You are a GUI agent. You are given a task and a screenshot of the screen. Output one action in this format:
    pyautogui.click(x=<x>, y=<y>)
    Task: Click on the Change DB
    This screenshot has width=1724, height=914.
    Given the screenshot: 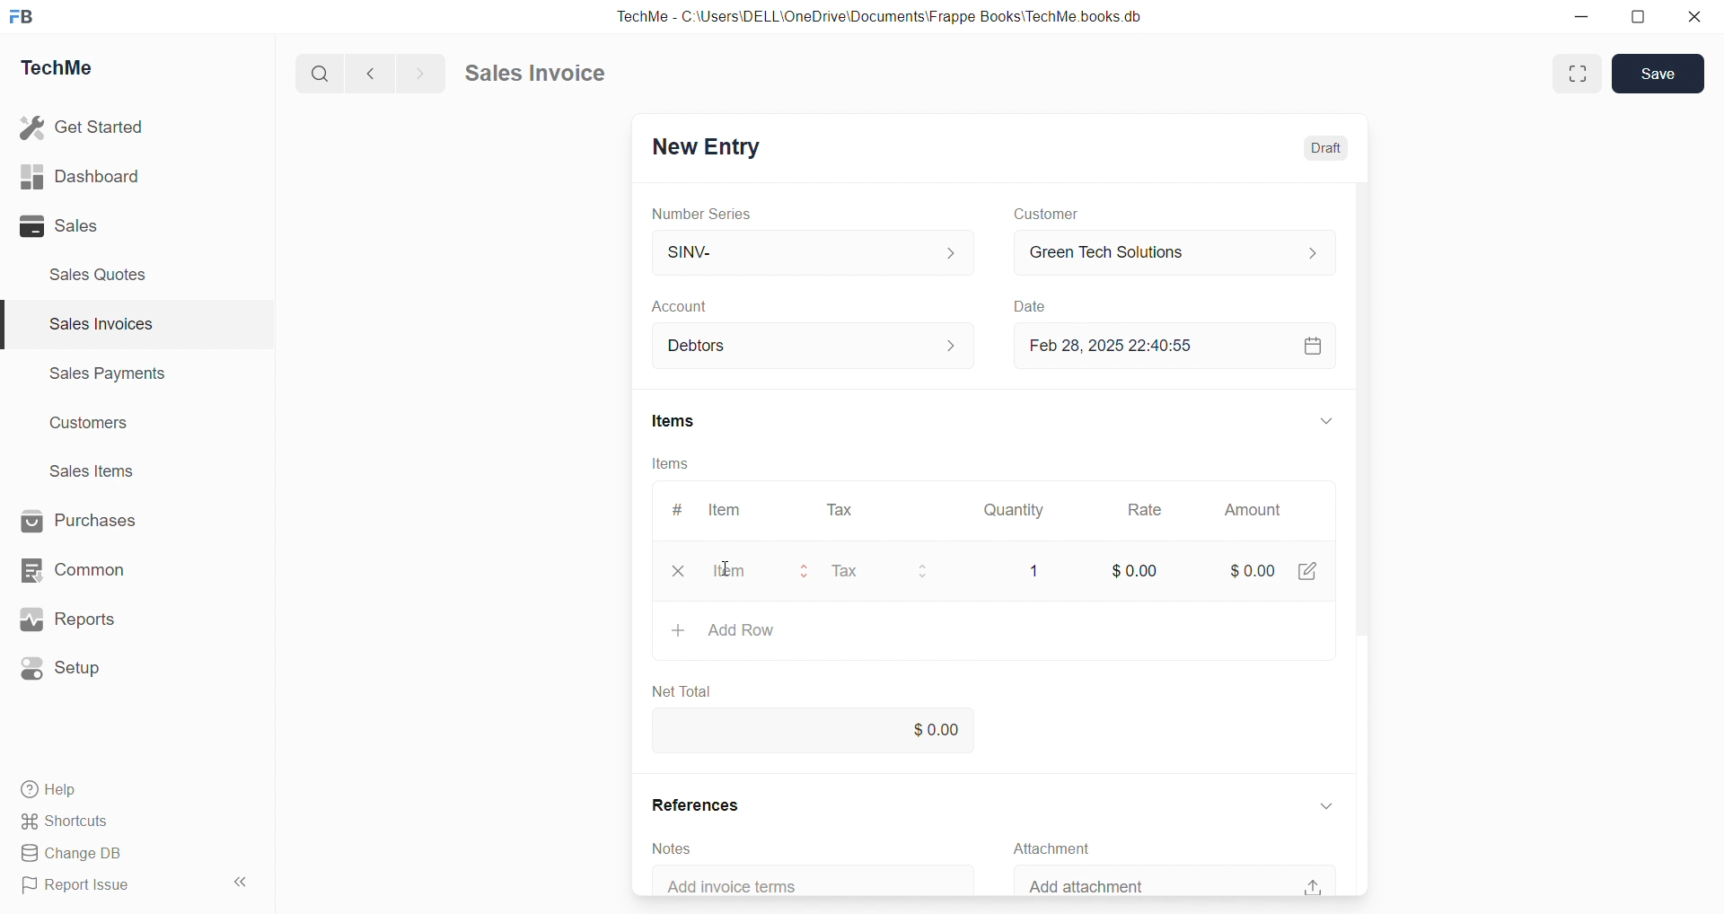 What is the action you would take?
    pyautogui.click(x=79, y=854)
    